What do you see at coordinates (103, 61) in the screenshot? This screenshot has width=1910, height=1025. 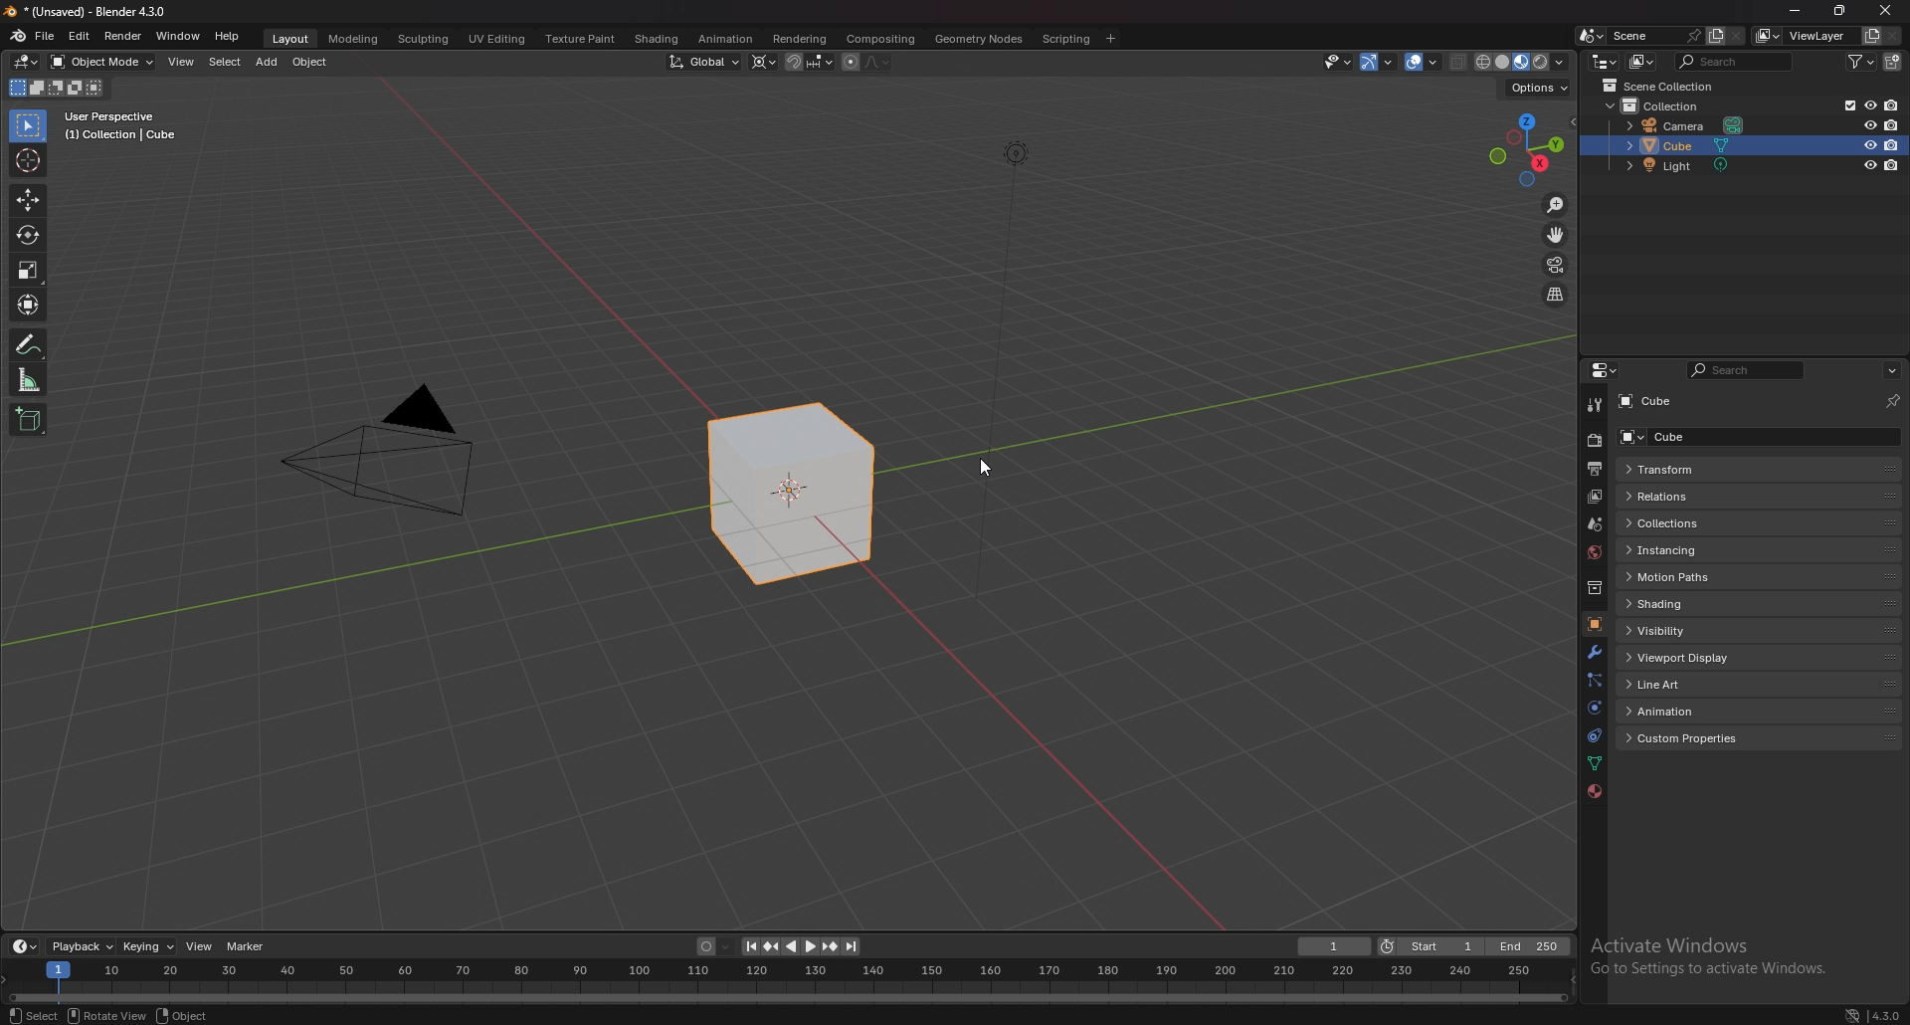 I see `object mode` at bounding box center [103, 61].